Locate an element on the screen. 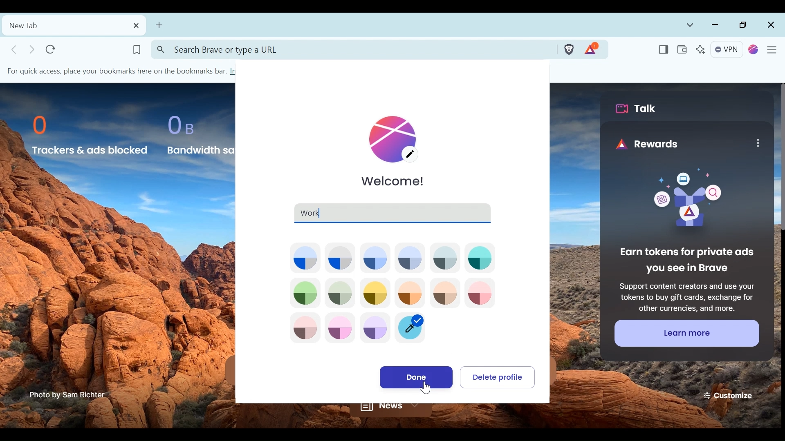  0 B Bandwidth Saved is located at coordinates (198, 134).